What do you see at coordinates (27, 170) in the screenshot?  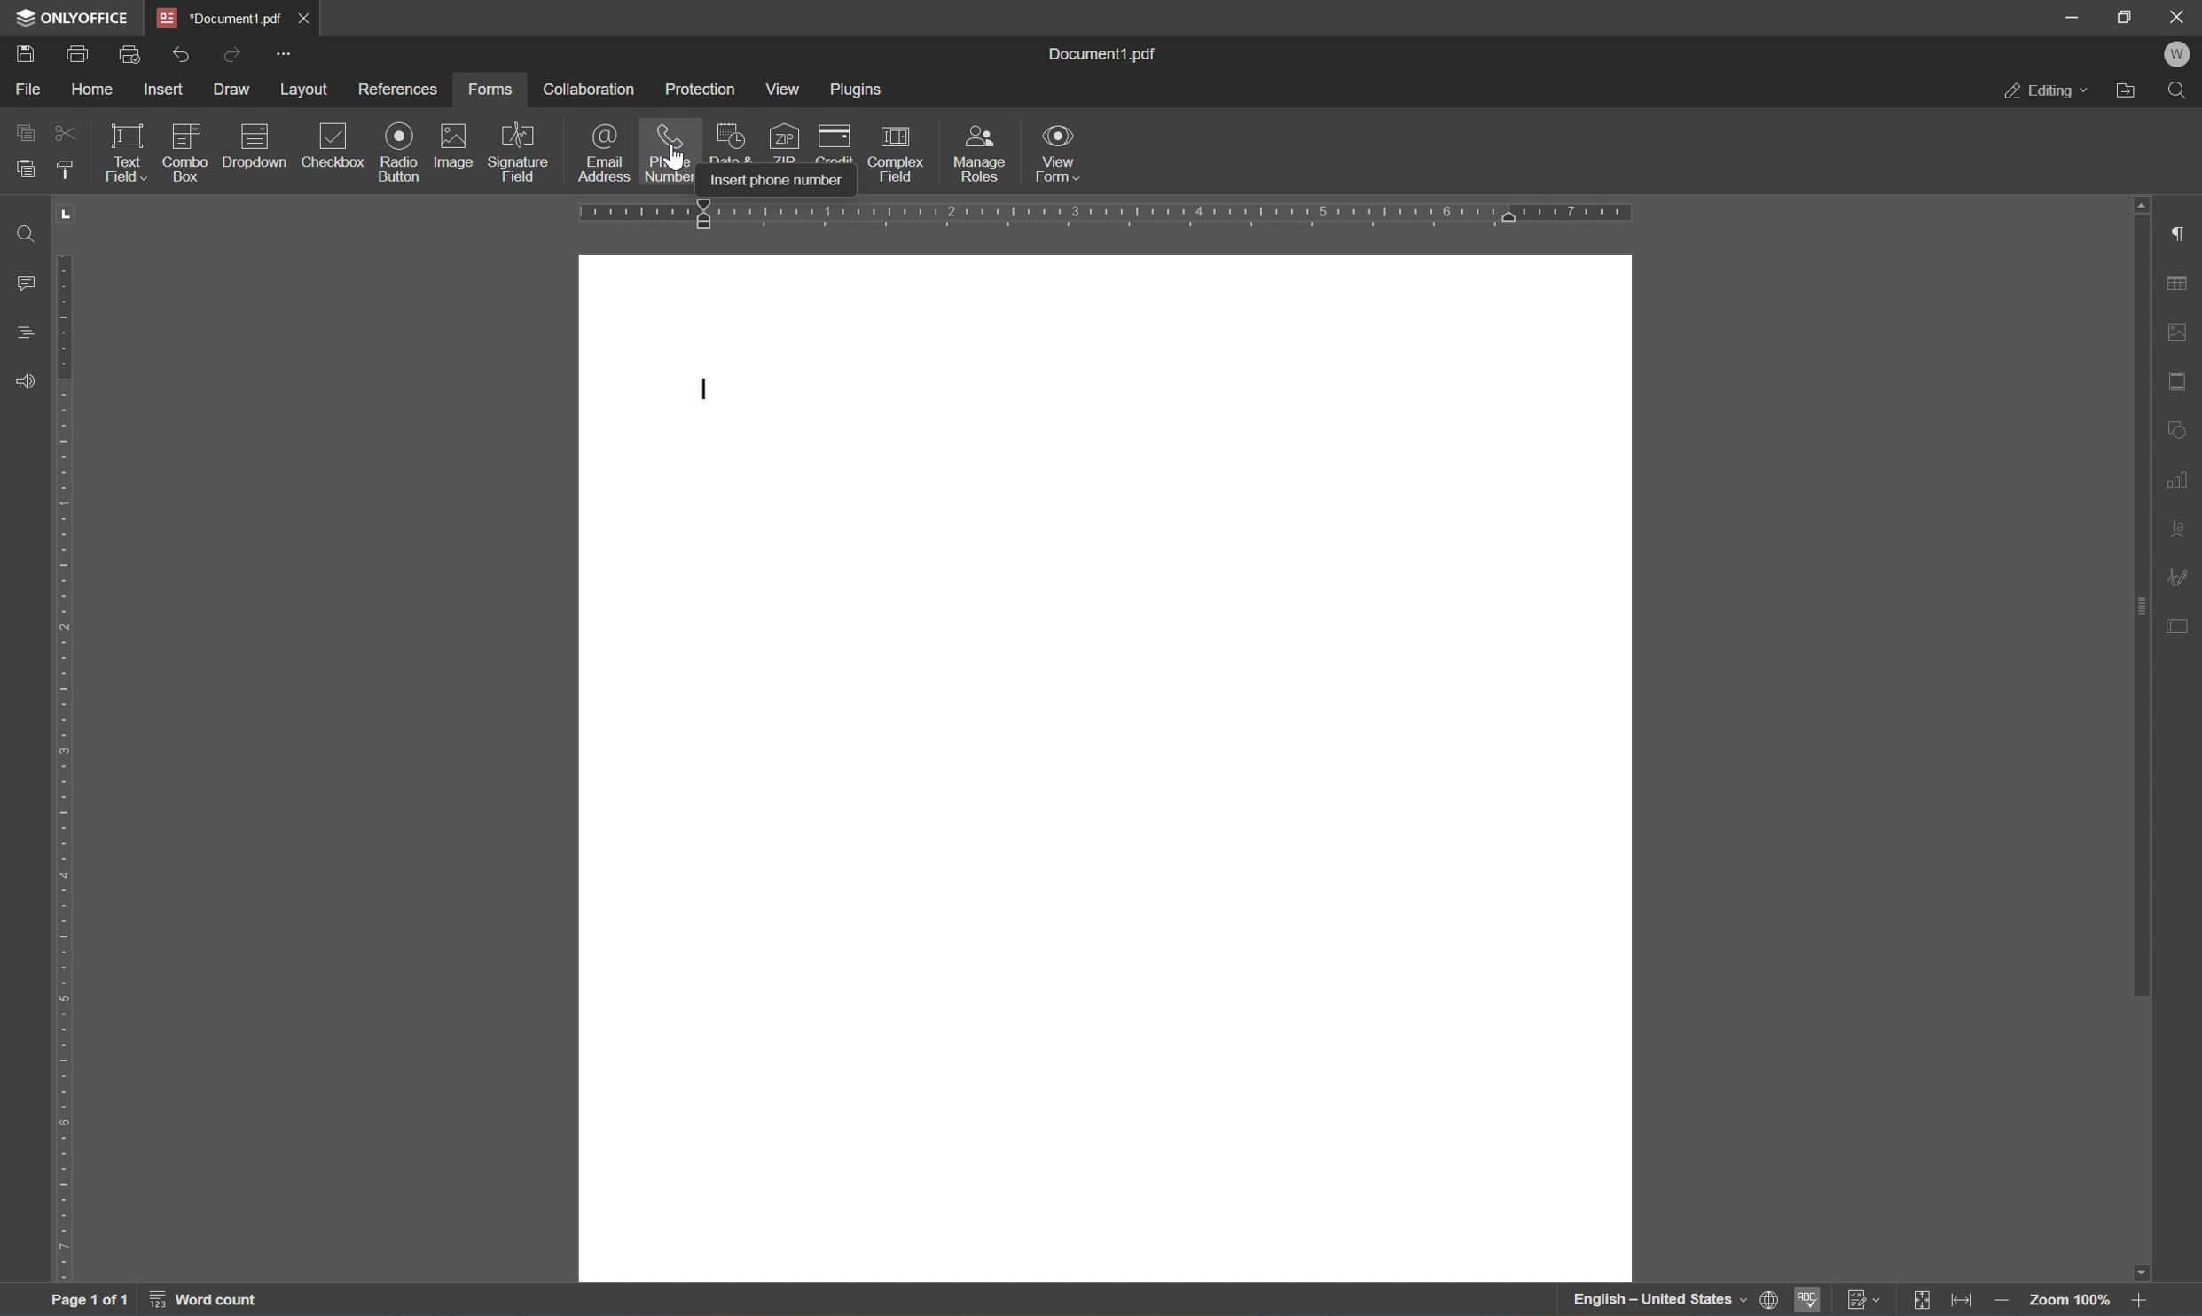 I see `paste` at bounding box center [27, 170].